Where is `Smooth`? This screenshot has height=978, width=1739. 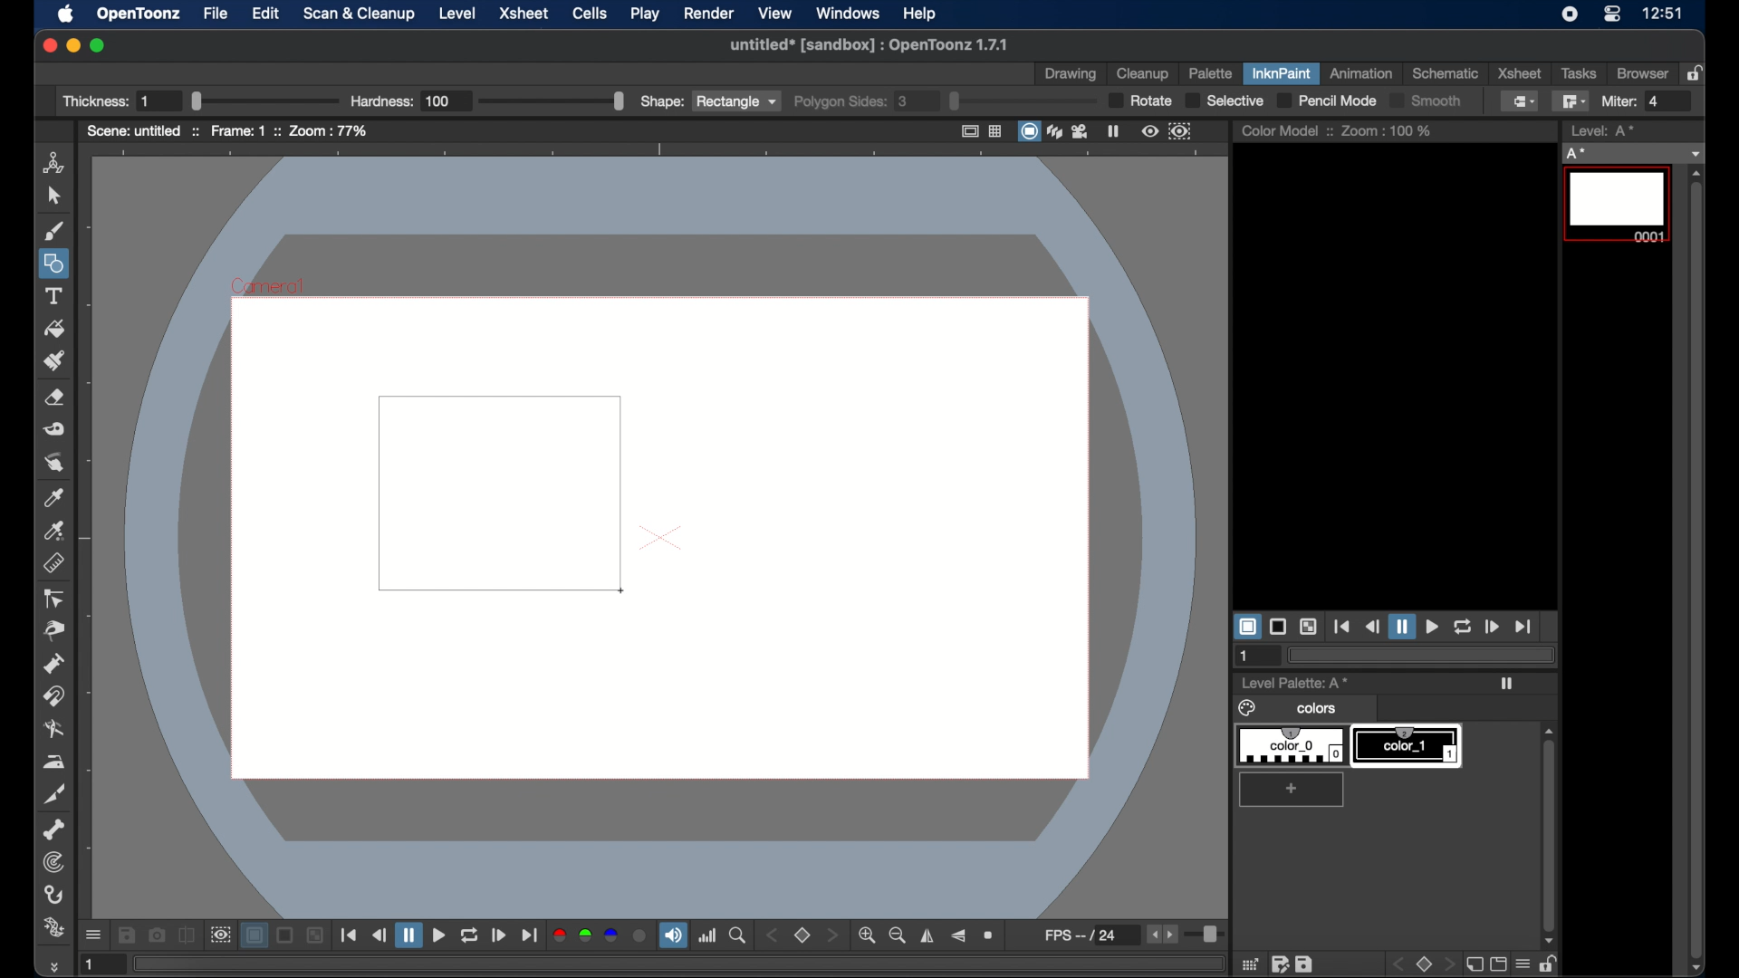 Smooth is located at coordinates (1435, 102).